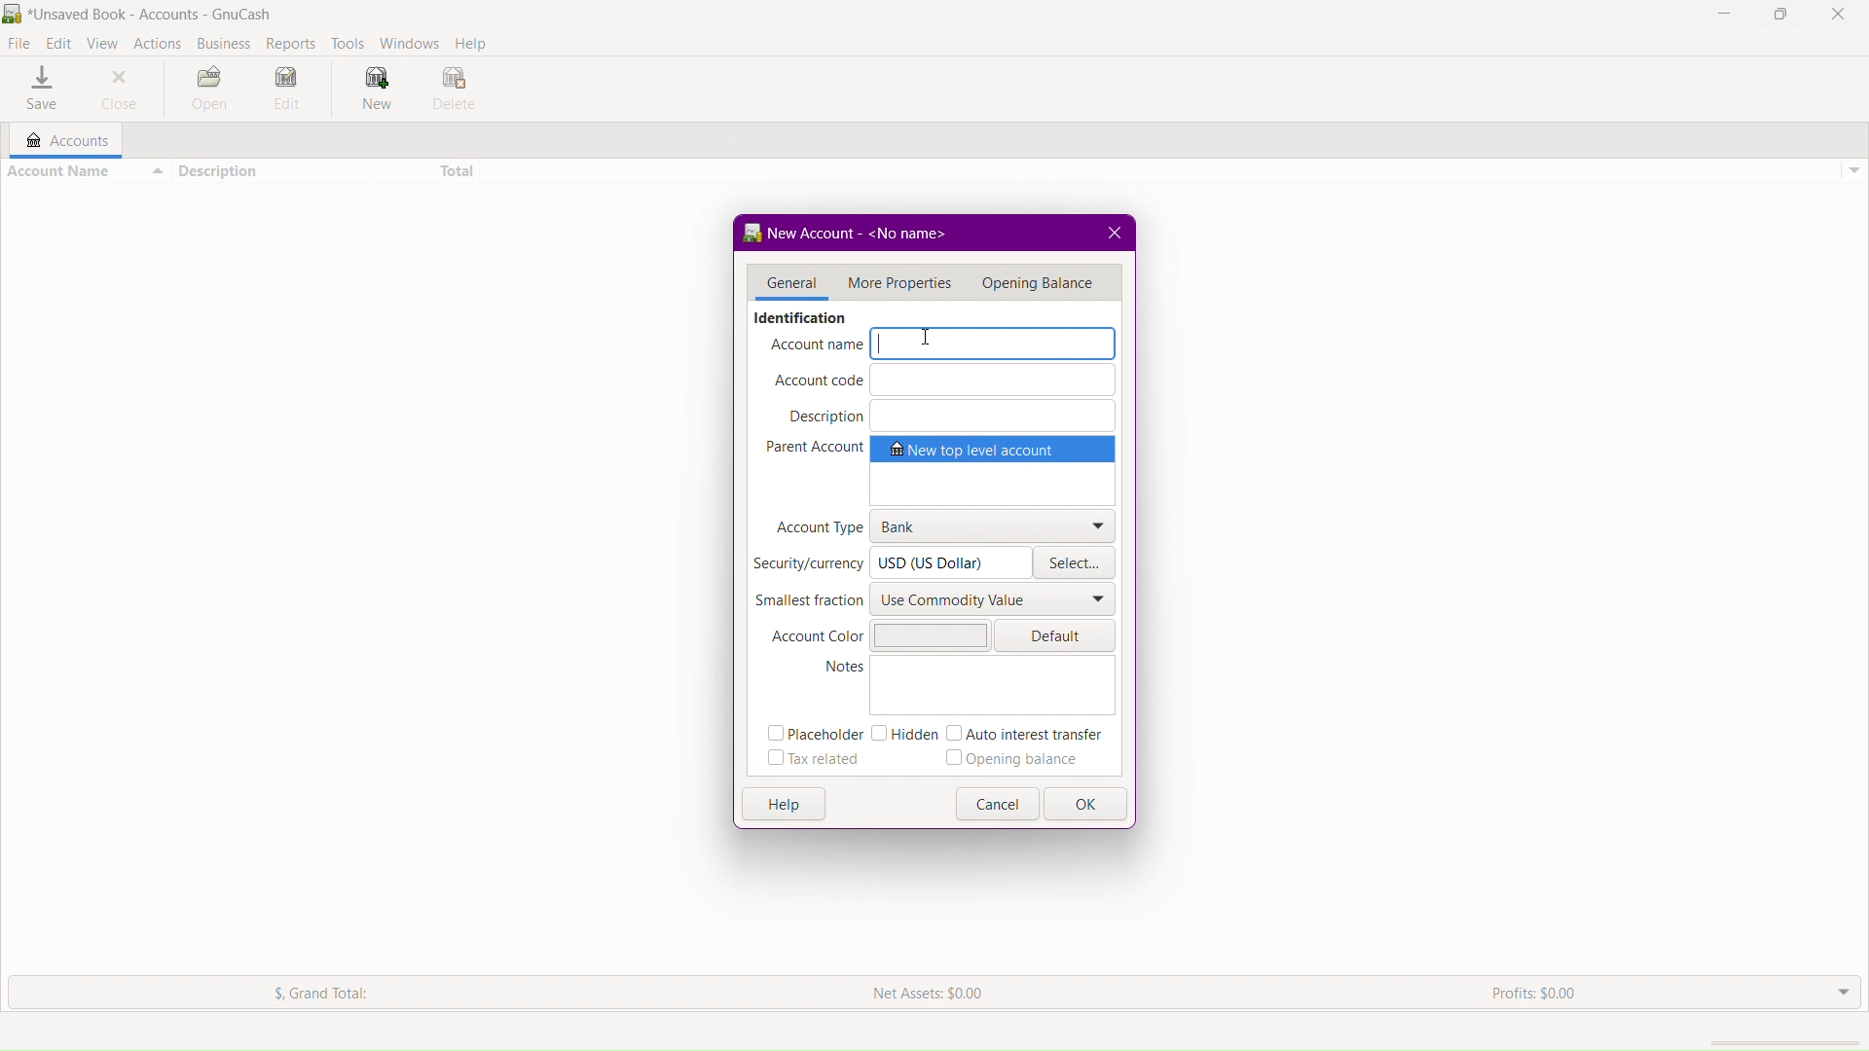 This screenshot has width=1869, height=1051. Describe the element at coordinates (1779, 15) in the screenshot. I see `Maximize` at that location.